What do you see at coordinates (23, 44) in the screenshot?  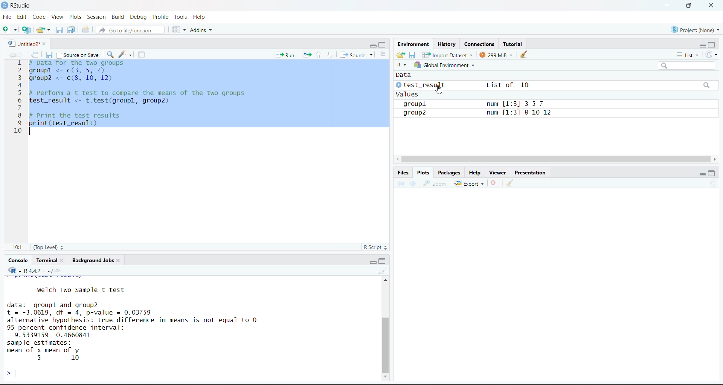 I see `Untitled2*` at bounding box center [23, 44].